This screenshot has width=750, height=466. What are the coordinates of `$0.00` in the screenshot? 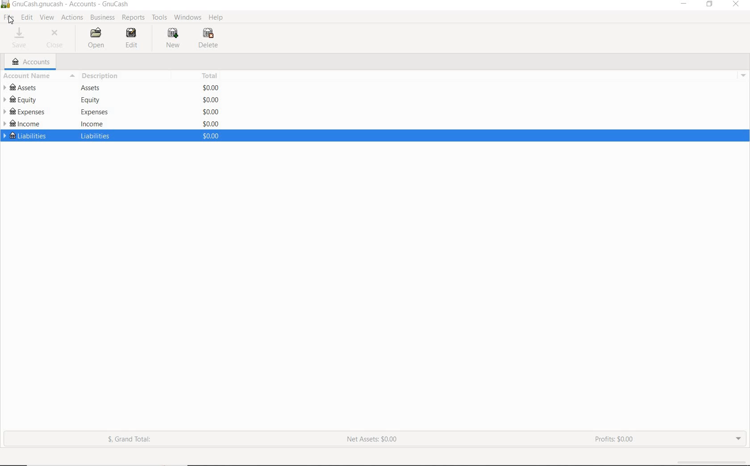 It's located at (211, 111).